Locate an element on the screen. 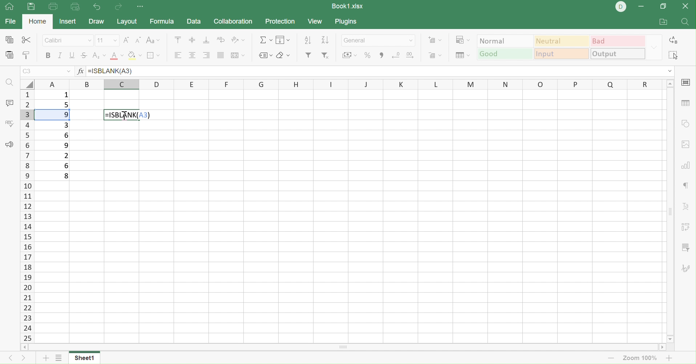 This screenshot has height=364, width=696. Scroll down is located at coordinates (671, 339).